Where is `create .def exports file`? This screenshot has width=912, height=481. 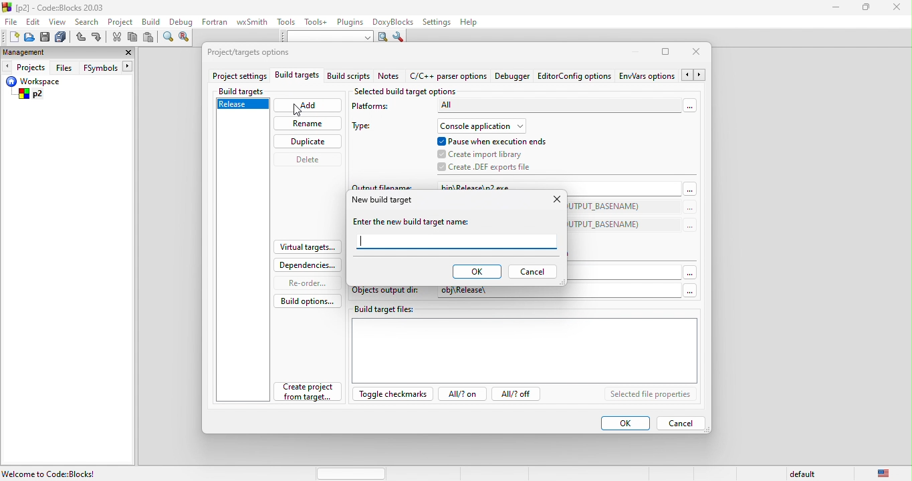 create .def exports file is located at coordinates (491, 168).